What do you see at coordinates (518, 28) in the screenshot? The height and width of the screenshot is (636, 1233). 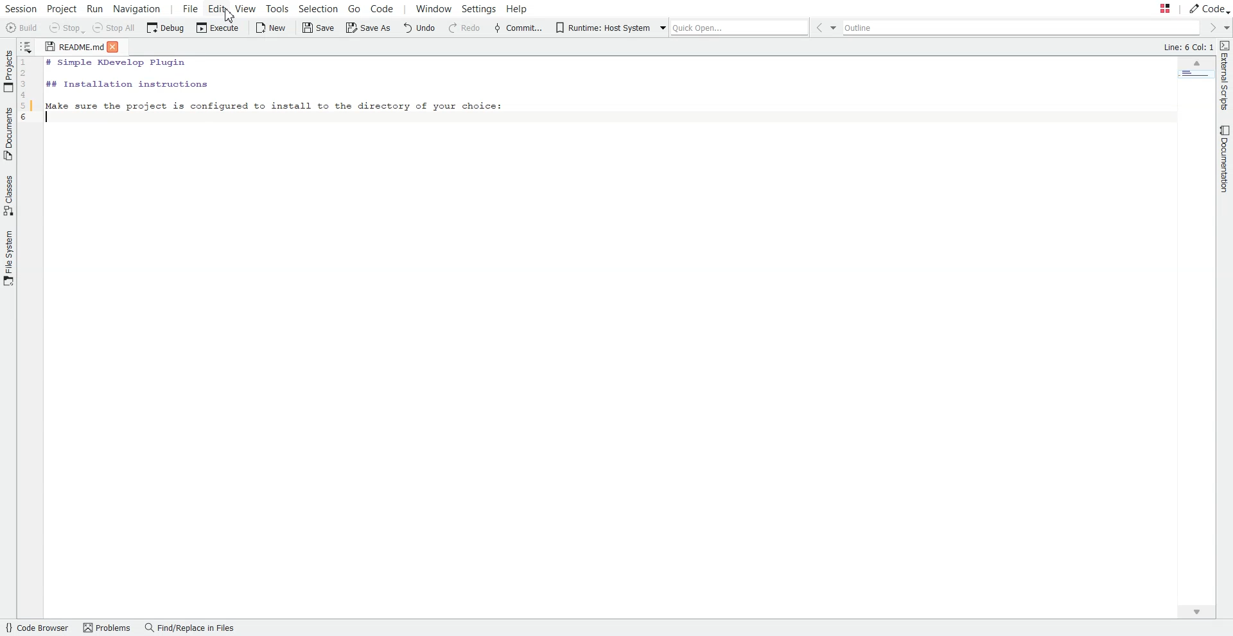 I see `Commit` at bounding box center [518, 28].